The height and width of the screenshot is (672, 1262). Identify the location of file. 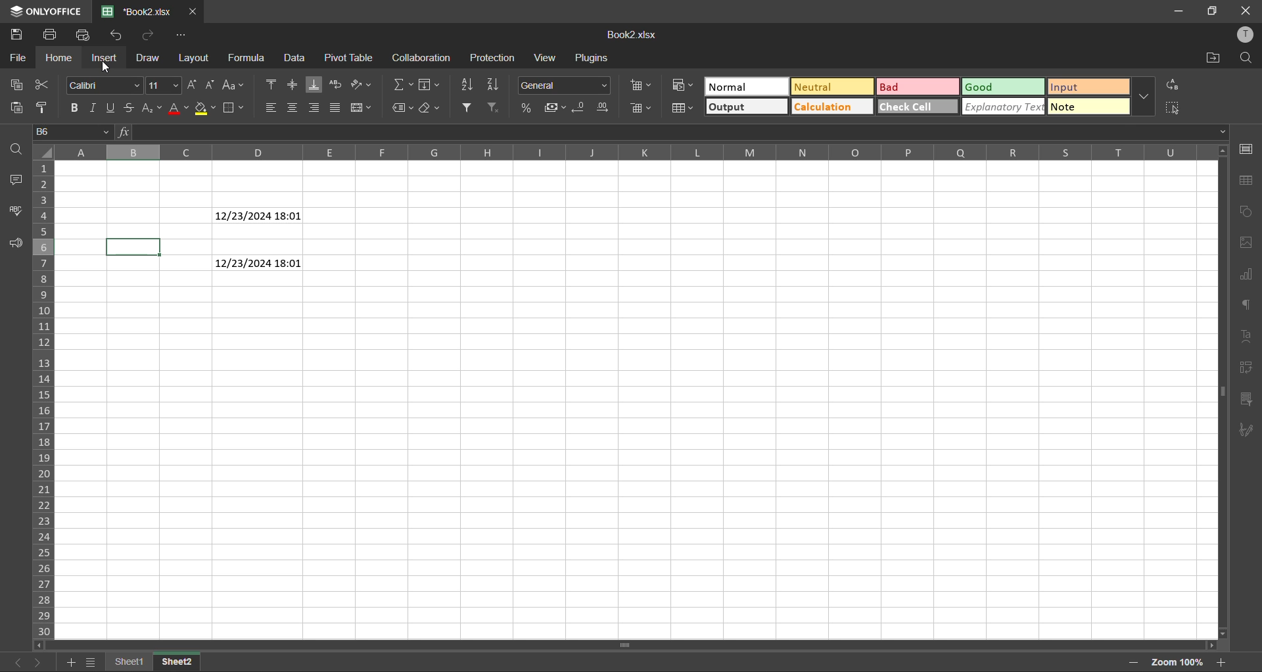
(16, 57).